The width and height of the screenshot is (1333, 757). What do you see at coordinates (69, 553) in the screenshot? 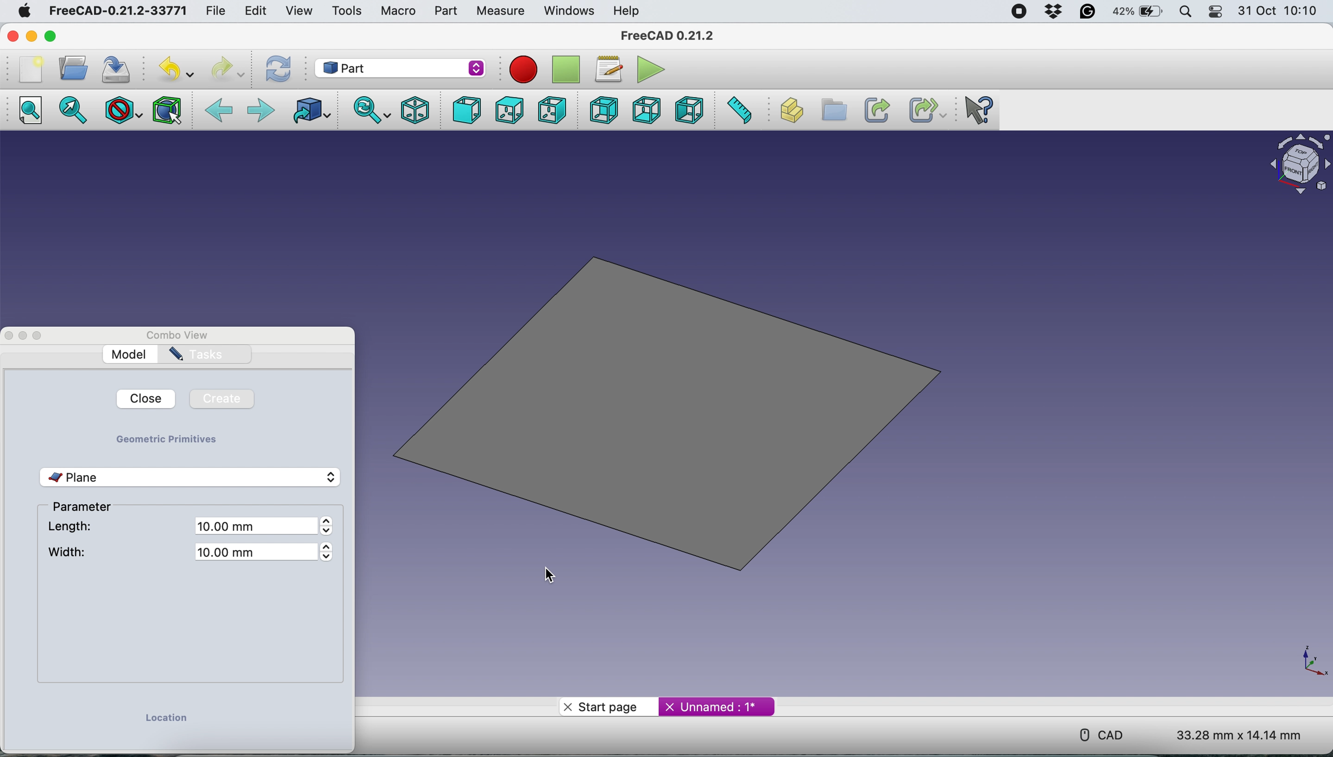
I see `width` at bounding box center [69, 553].